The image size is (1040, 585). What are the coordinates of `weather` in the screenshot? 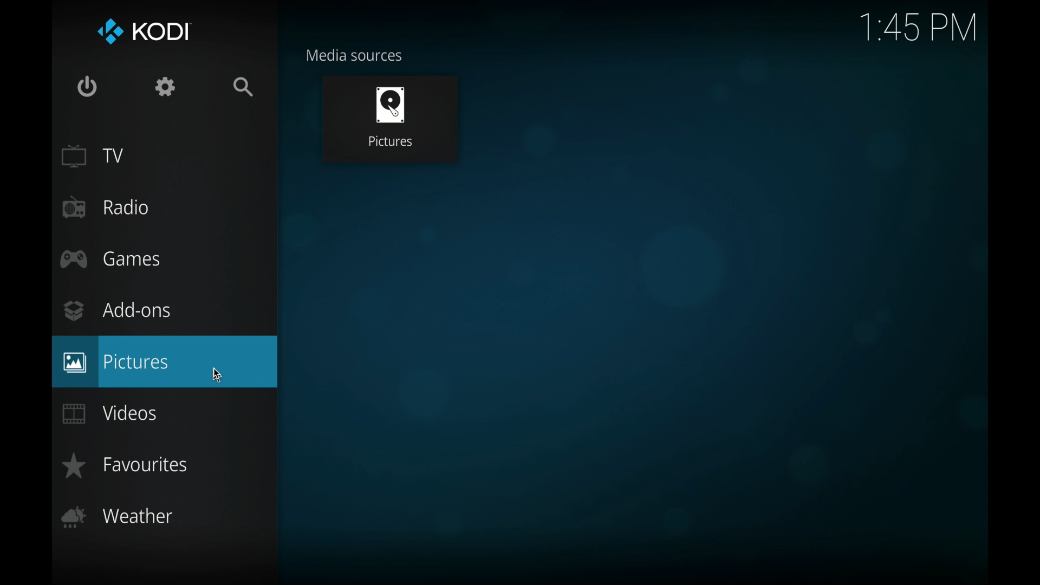 It's located at (118, 517).